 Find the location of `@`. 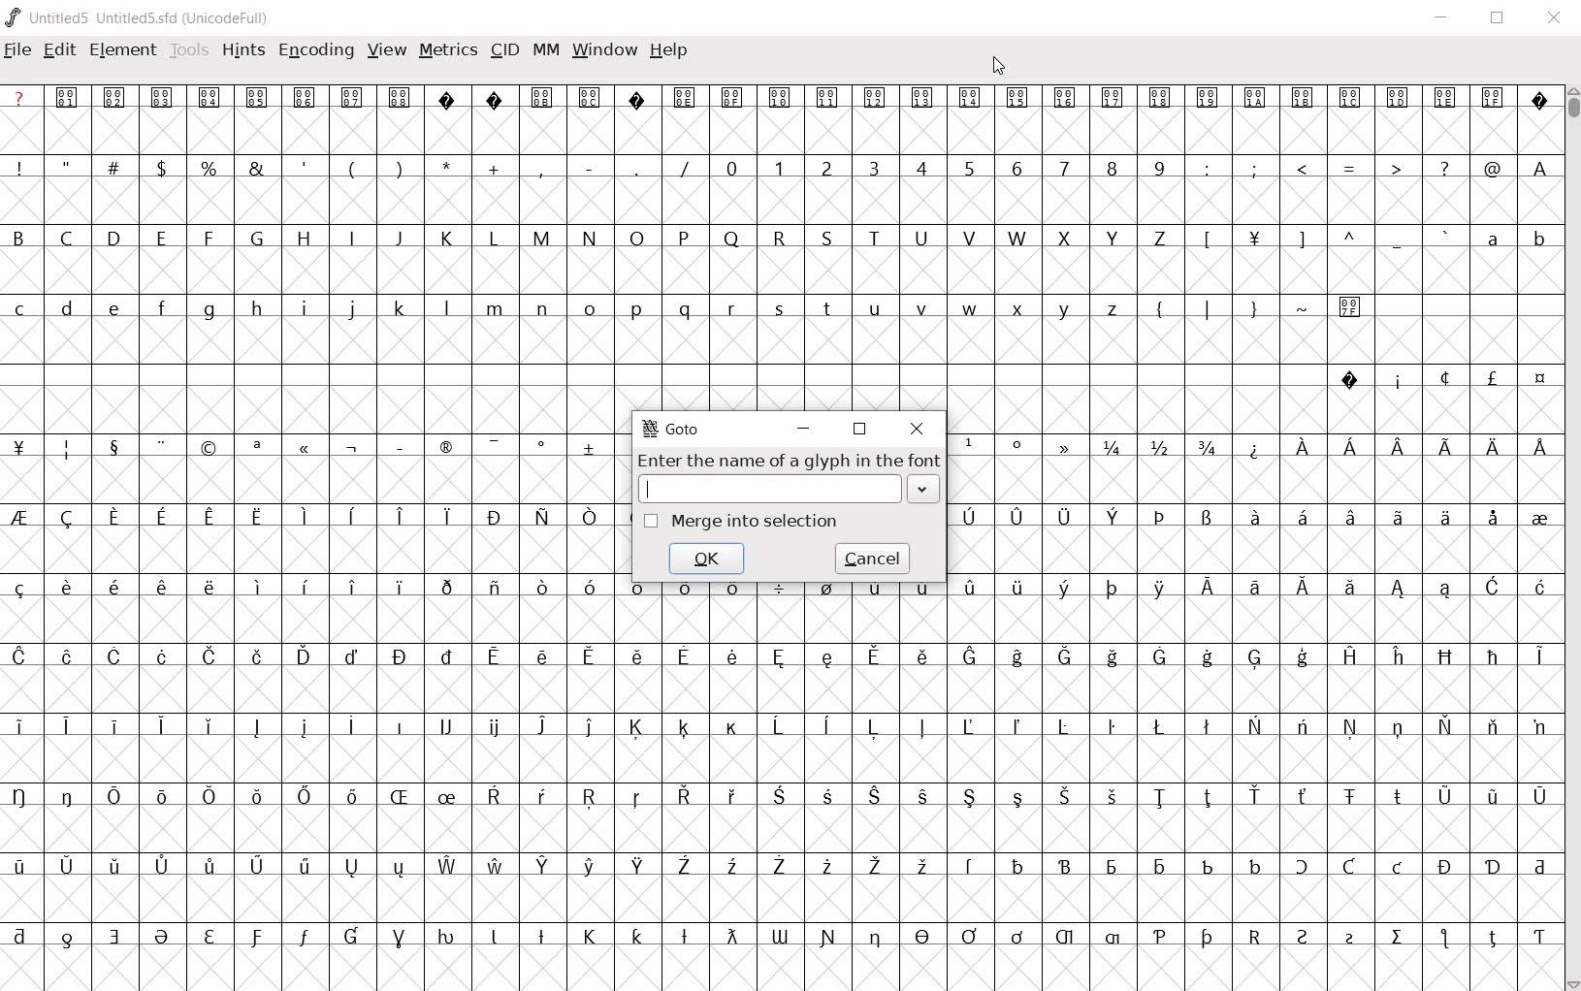

@ is located at coordinates (1492, 167).